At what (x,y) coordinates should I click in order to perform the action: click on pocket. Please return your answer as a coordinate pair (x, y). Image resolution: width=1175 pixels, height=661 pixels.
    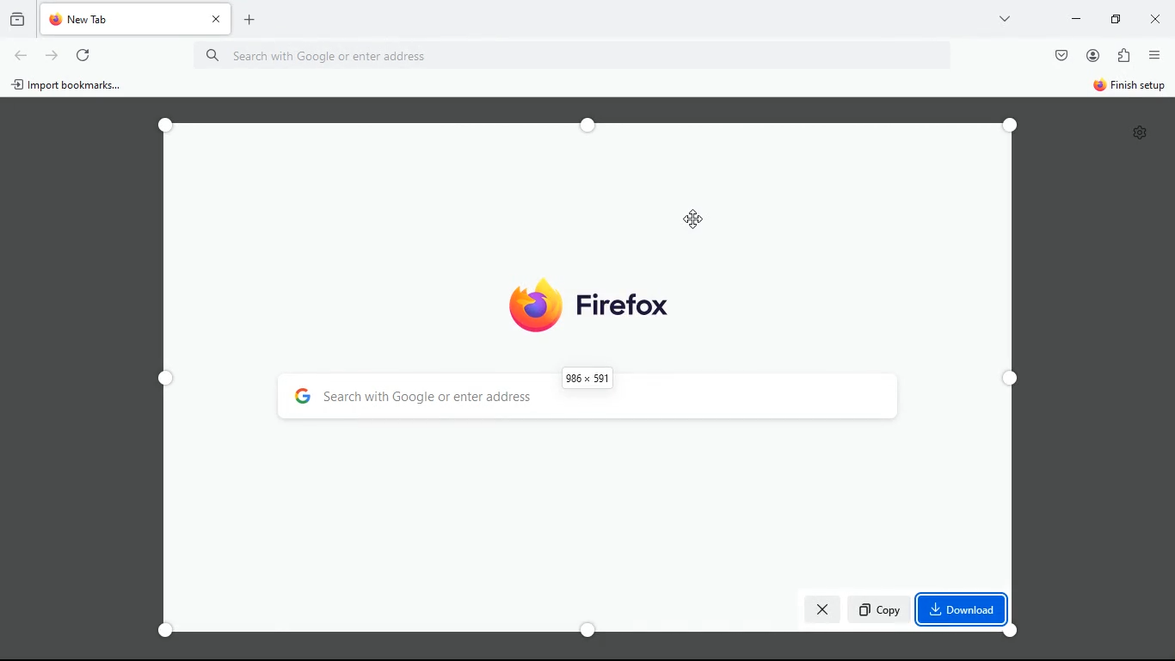
    Looking at the image, I should click on (1060, 57).